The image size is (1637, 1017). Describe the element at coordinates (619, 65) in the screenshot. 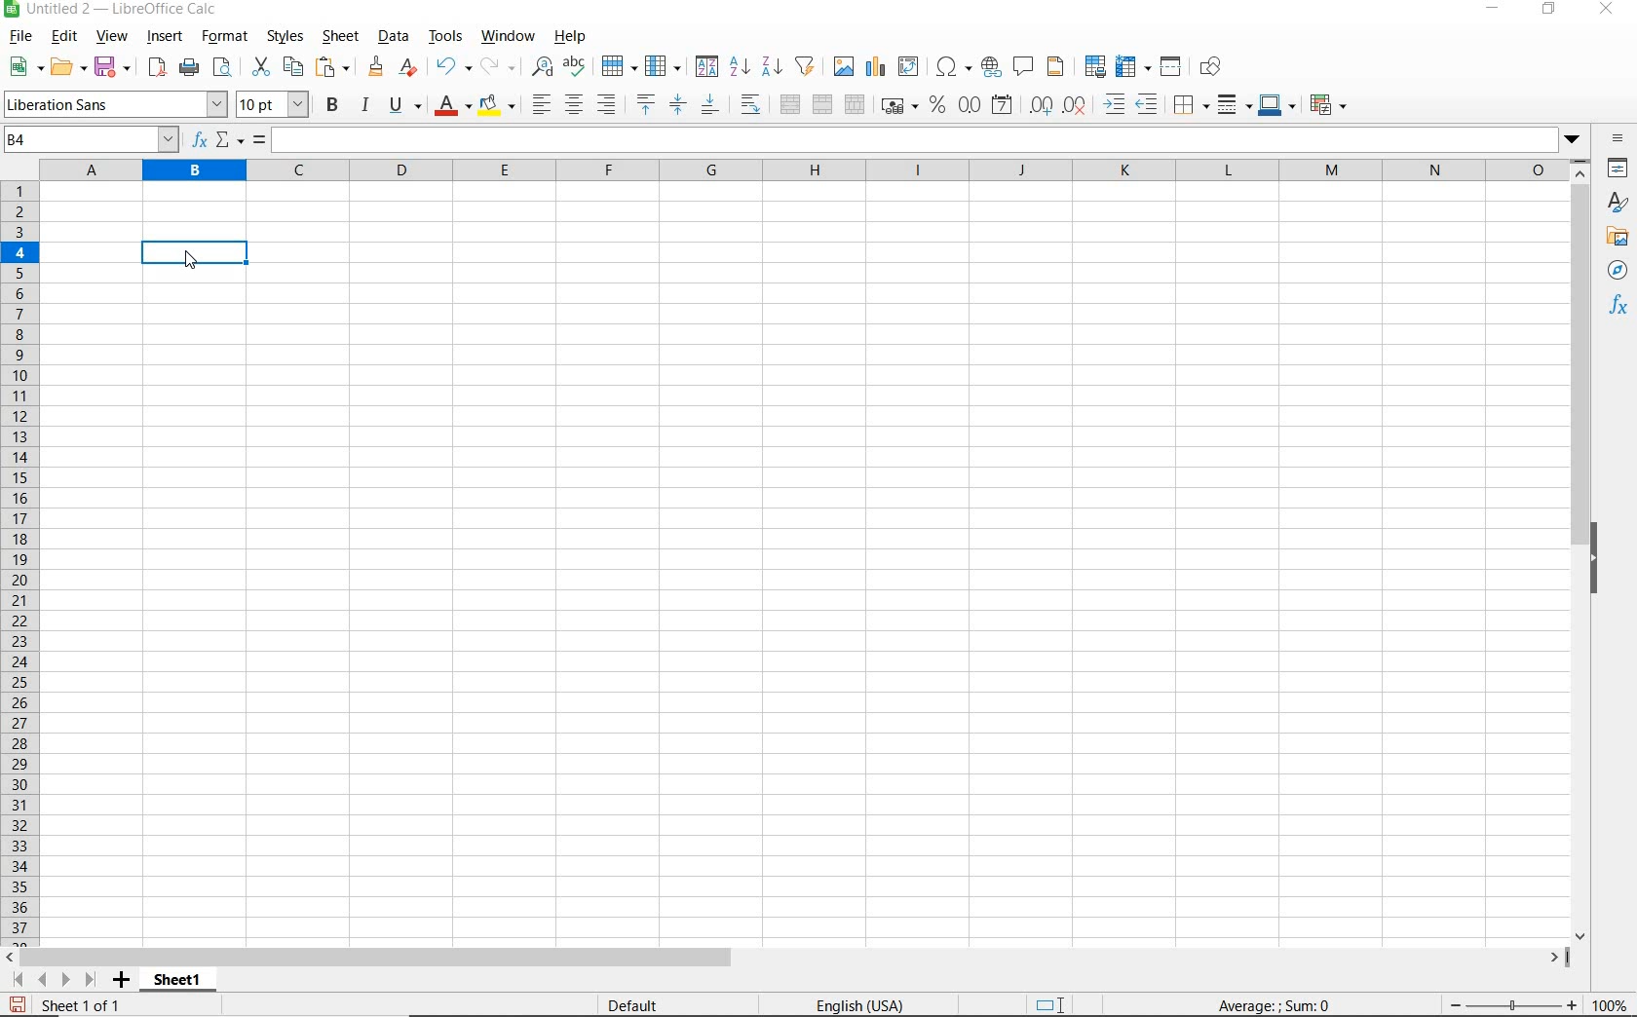

I see `row` at that location.